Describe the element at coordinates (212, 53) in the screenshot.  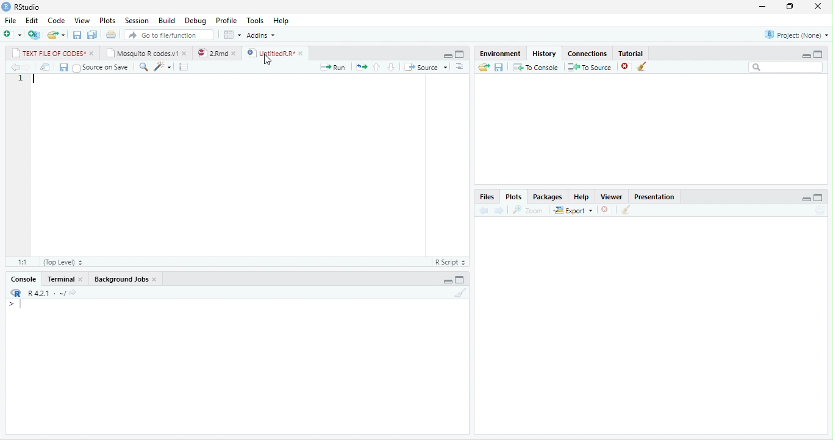
I see `2.Rmd` at that location.